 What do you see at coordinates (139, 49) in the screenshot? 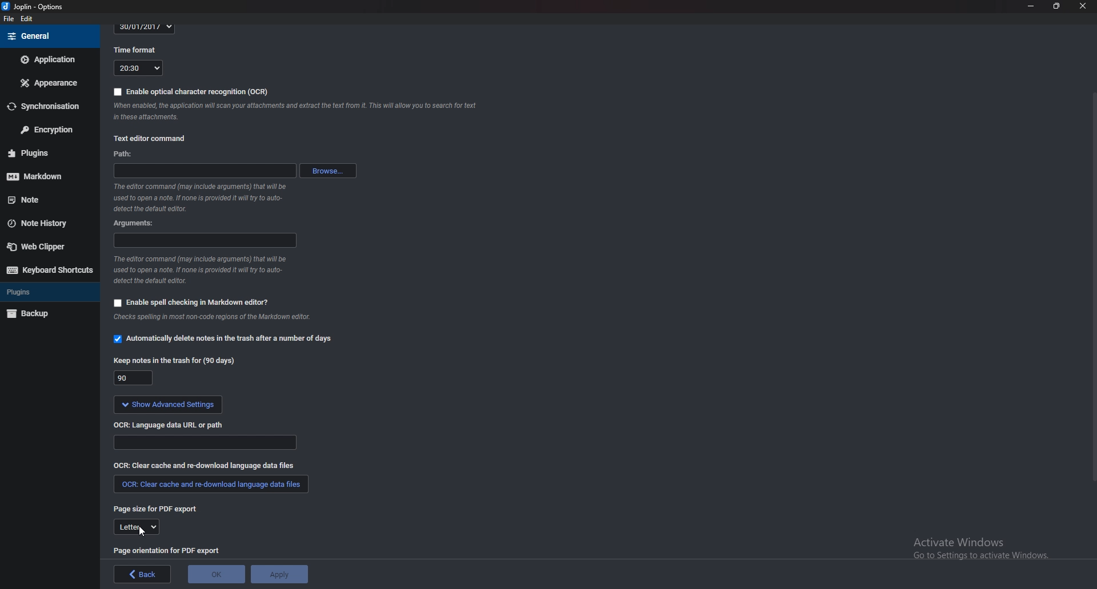
I see `Time format` at bounding box center [139, 49].